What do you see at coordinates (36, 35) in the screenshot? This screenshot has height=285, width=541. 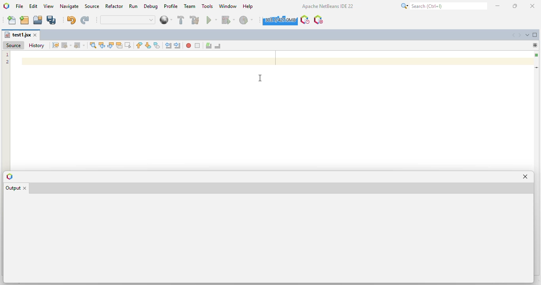 I see `close` at bounding box center [36, 35].